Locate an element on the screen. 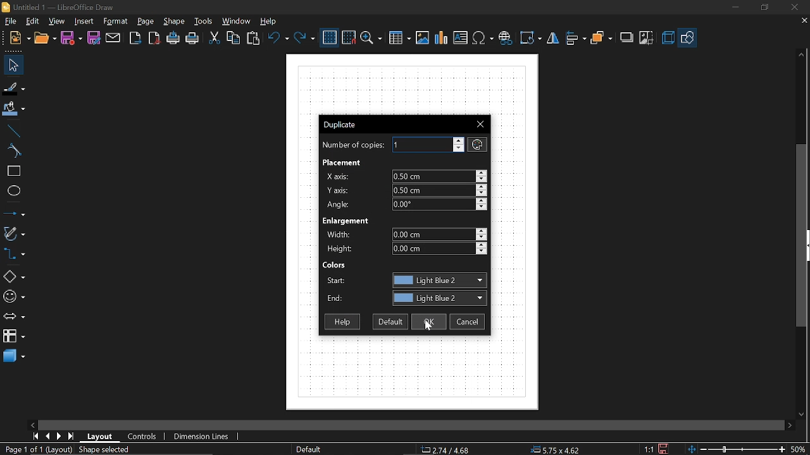  Symbol shapes is located at coordinates (15, 294).